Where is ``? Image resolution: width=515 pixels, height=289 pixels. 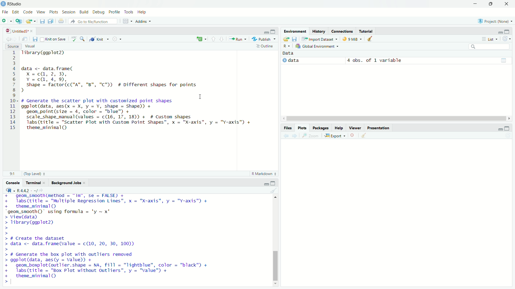
 is located at coordinates (378, 128).